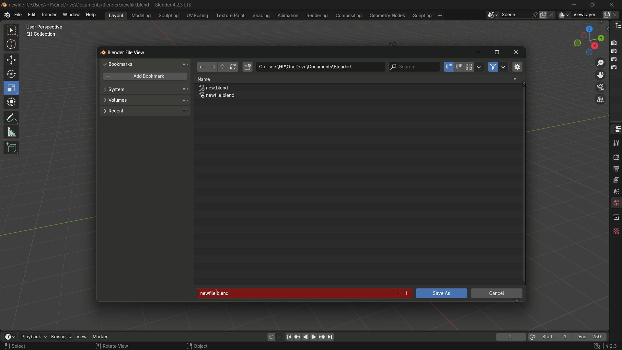  What do you see at coordinates (202, 67) in the screenshot?
I see `back` at bounding box center [202, 67].